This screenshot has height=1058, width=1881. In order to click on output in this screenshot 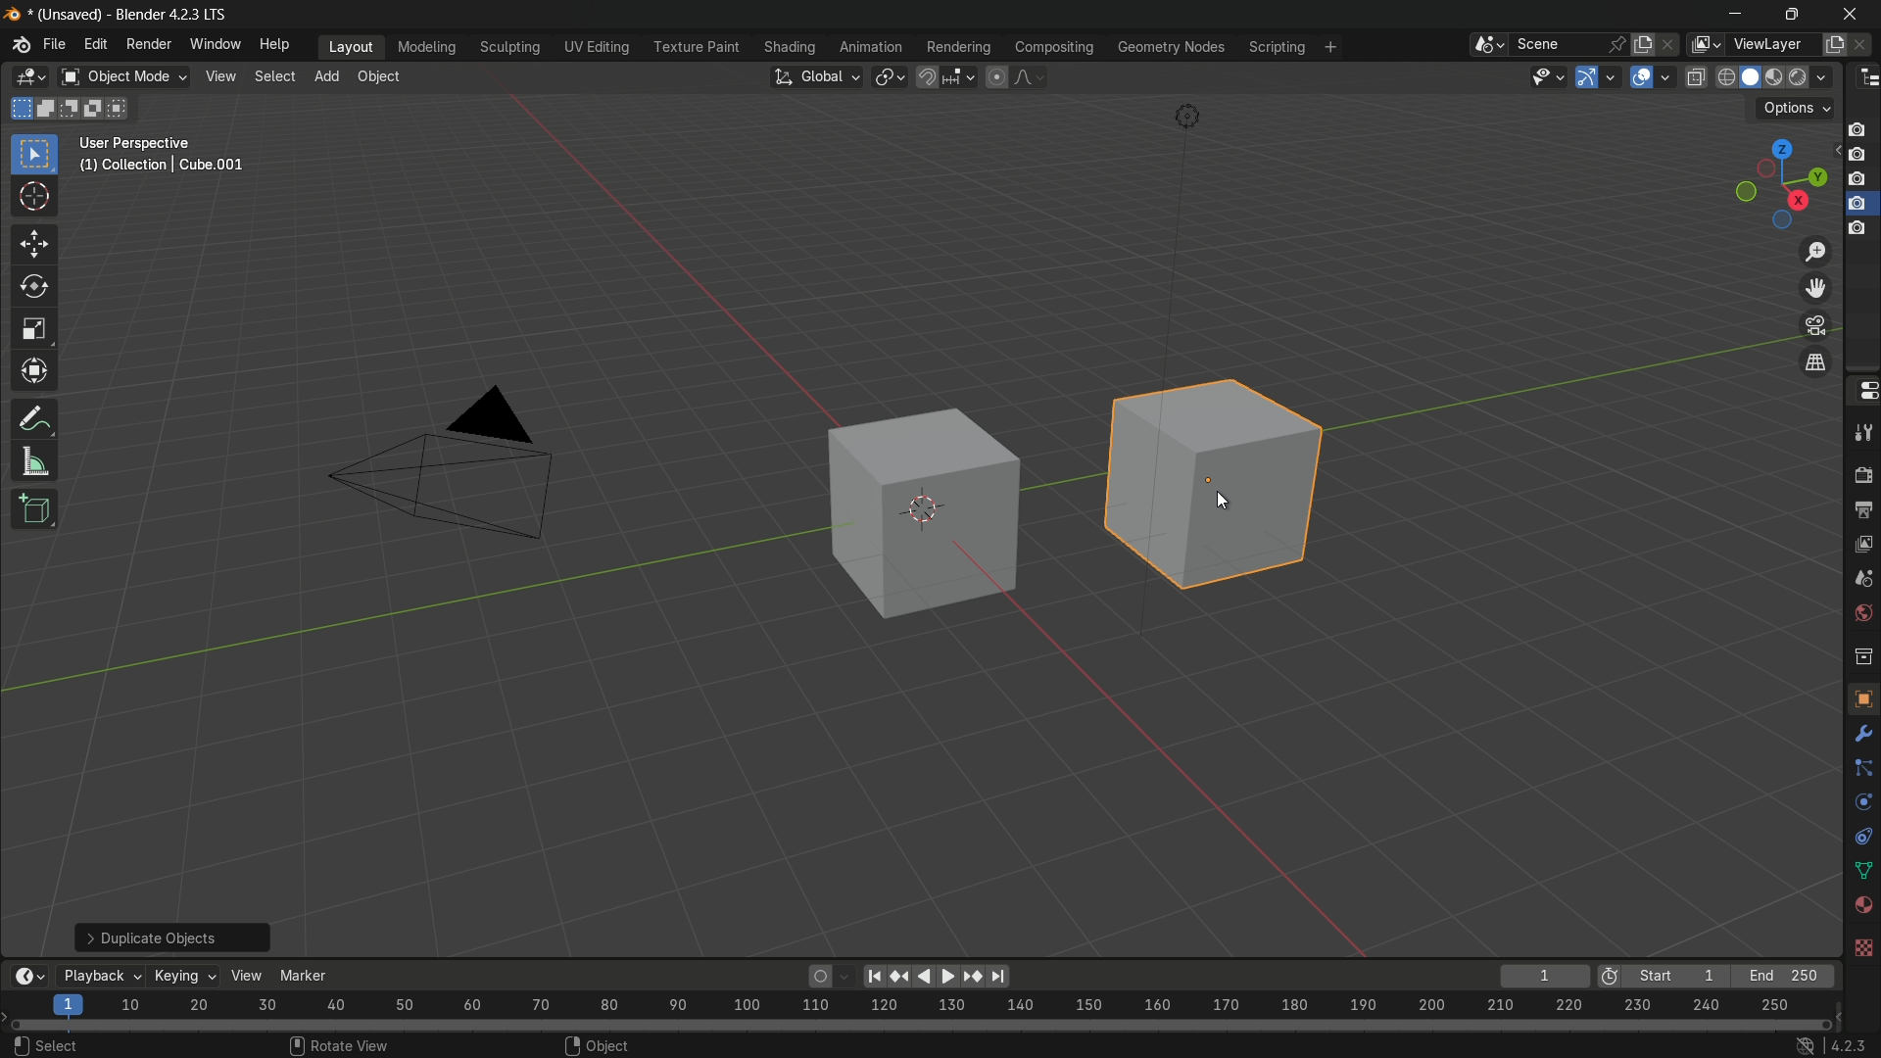, I will do `click(1862, 509)`.